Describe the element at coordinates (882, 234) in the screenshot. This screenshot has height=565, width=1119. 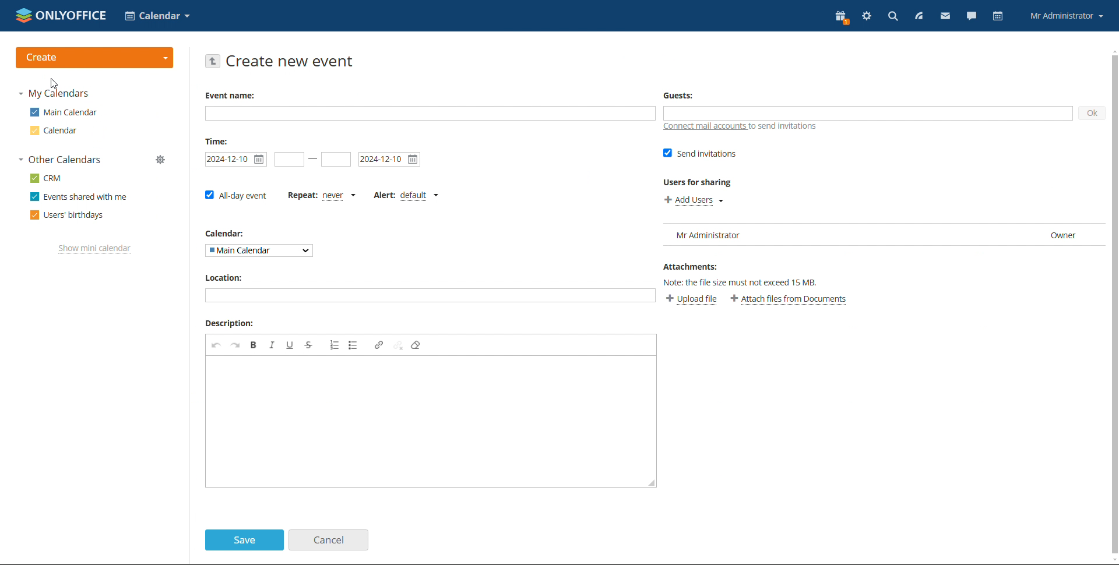
I see `user list` at that location.